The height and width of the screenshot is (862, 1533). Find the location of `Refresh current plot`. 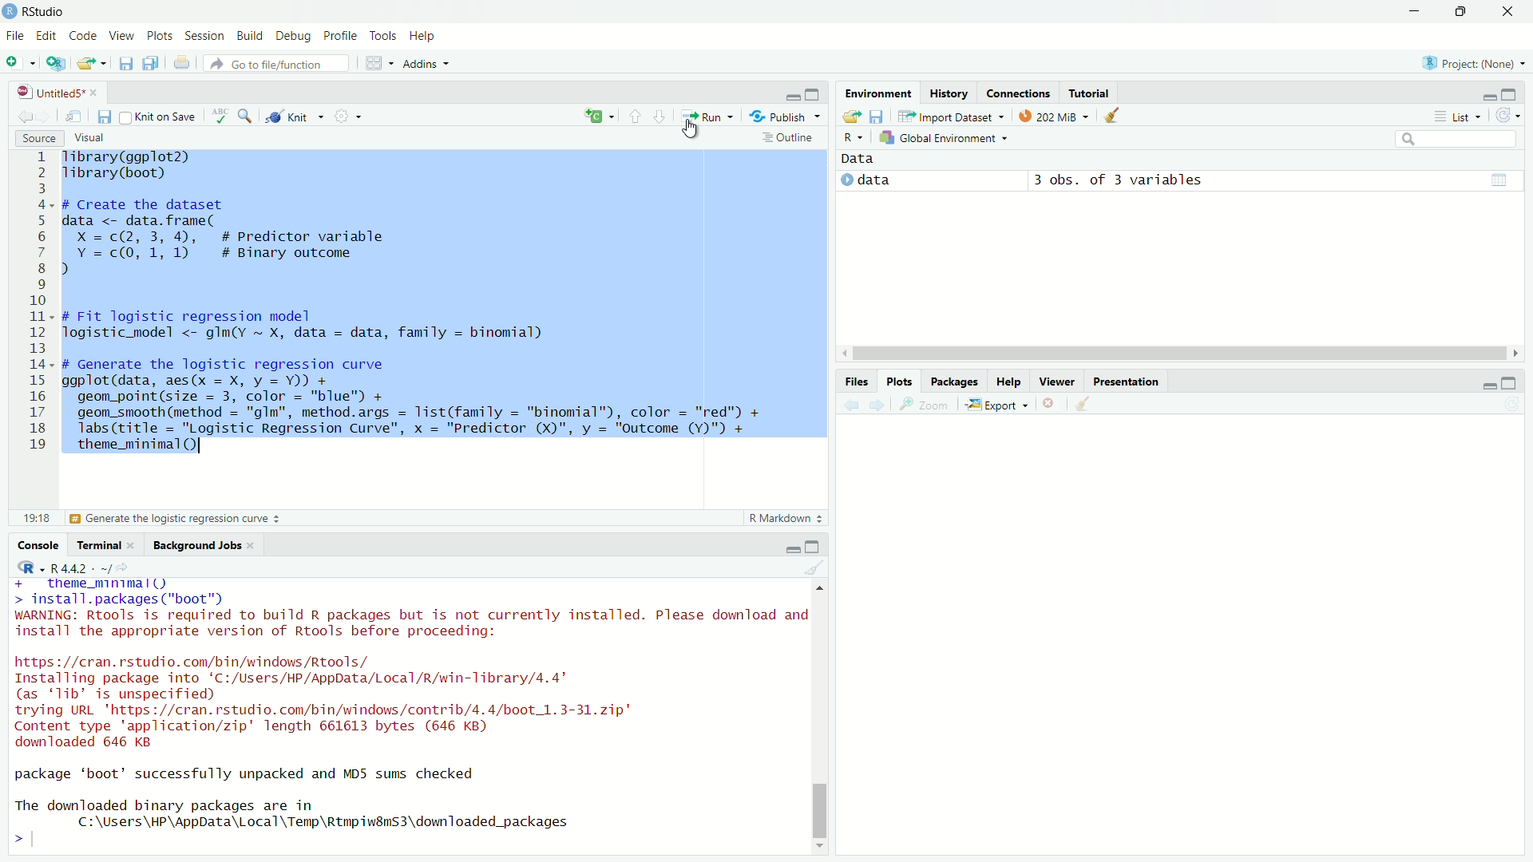

Refresh current plot is located at coordinates (1512, 405).